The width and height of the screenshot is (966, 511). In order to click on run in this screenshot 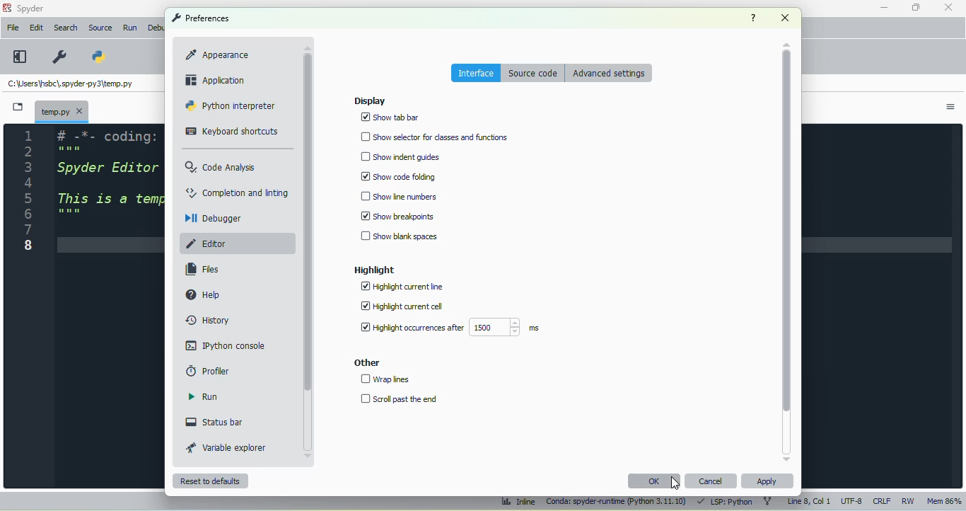, I will do `click(132, 28)`.